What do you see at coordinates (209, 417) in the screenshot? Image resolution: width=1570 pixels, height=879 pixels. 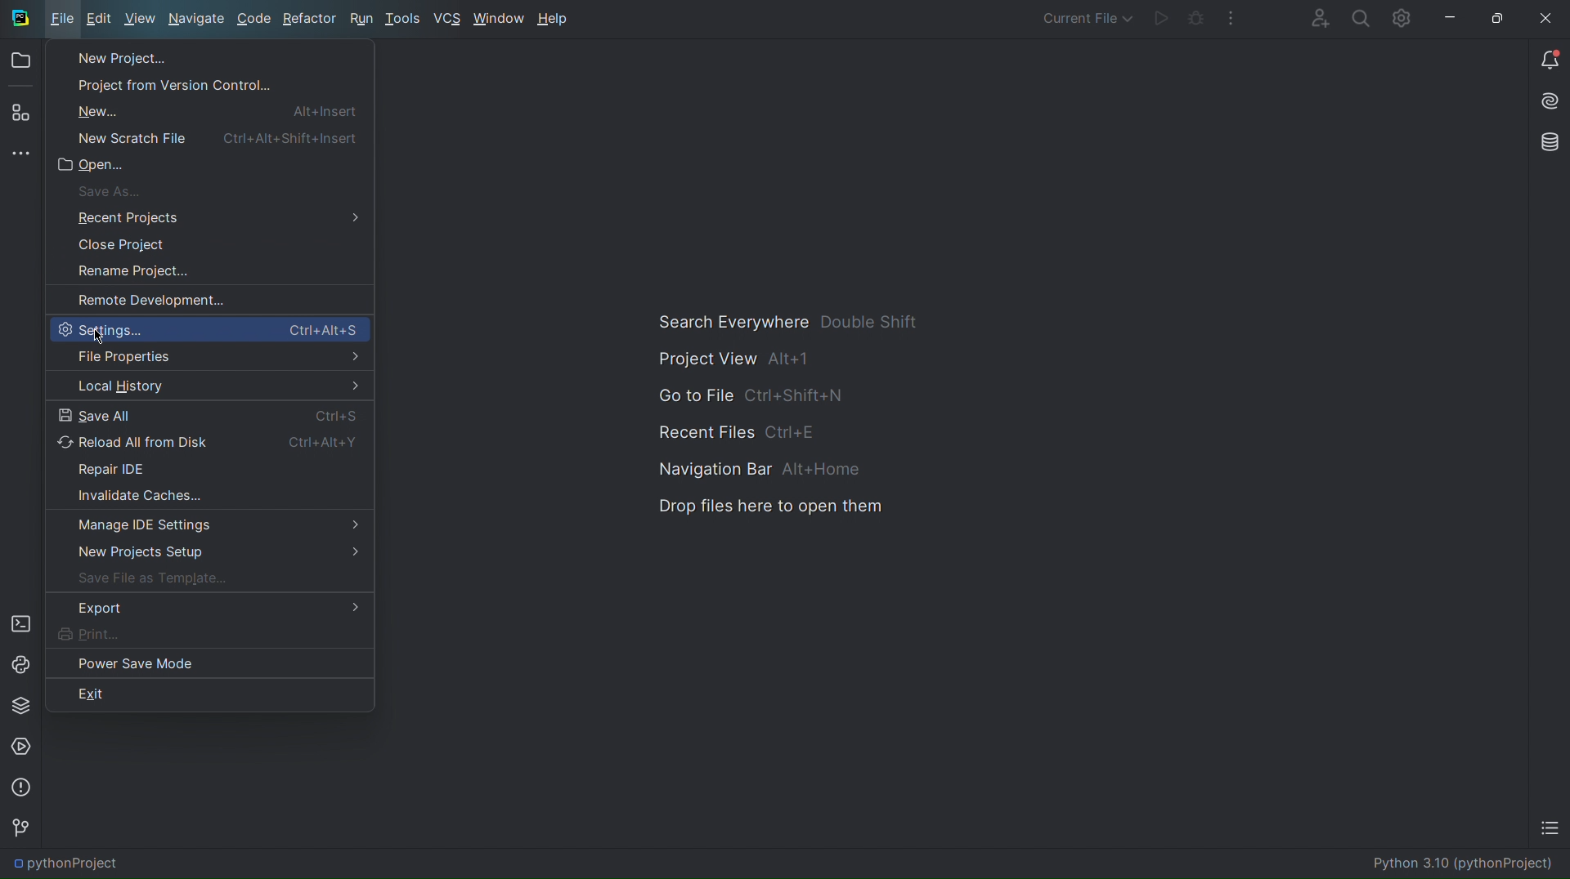 I see `Save All` at bounding box center [209, 417].